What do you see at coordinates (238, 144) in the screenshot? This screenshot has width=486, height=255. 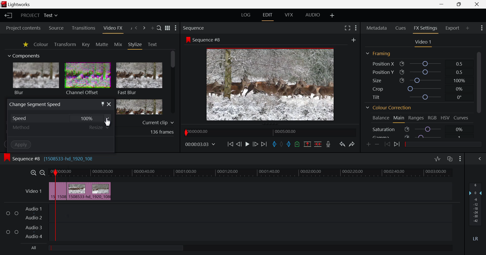 I see `Go Back` at bounding box center [238, 144].